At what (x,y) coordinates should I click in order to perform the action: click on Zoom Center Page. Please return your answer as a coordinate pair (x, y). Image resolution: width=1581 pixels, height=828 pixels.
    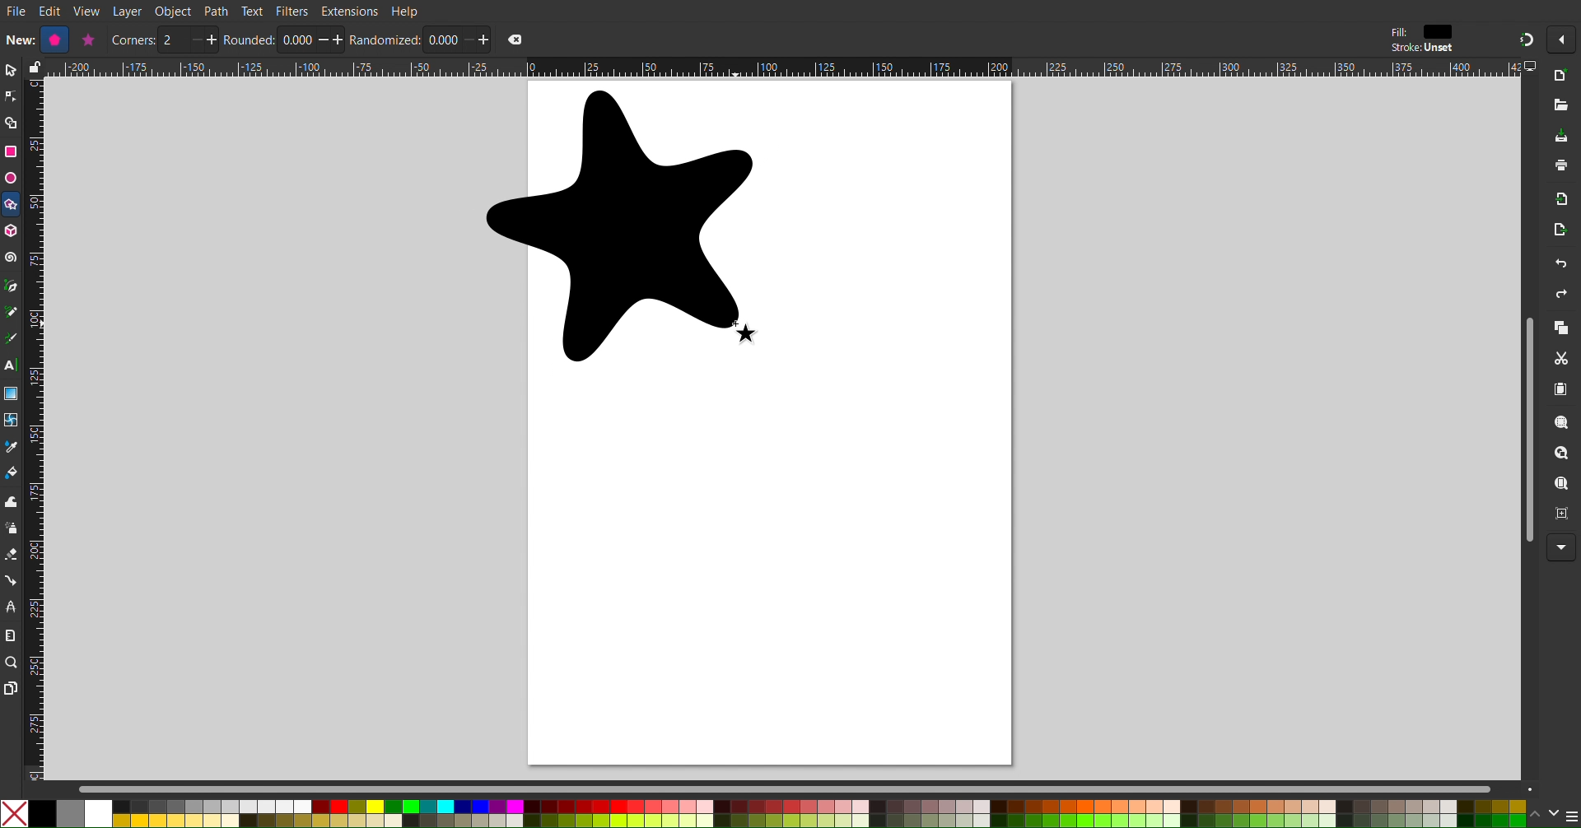
    Looking at the image, I should click on (1563, 518).